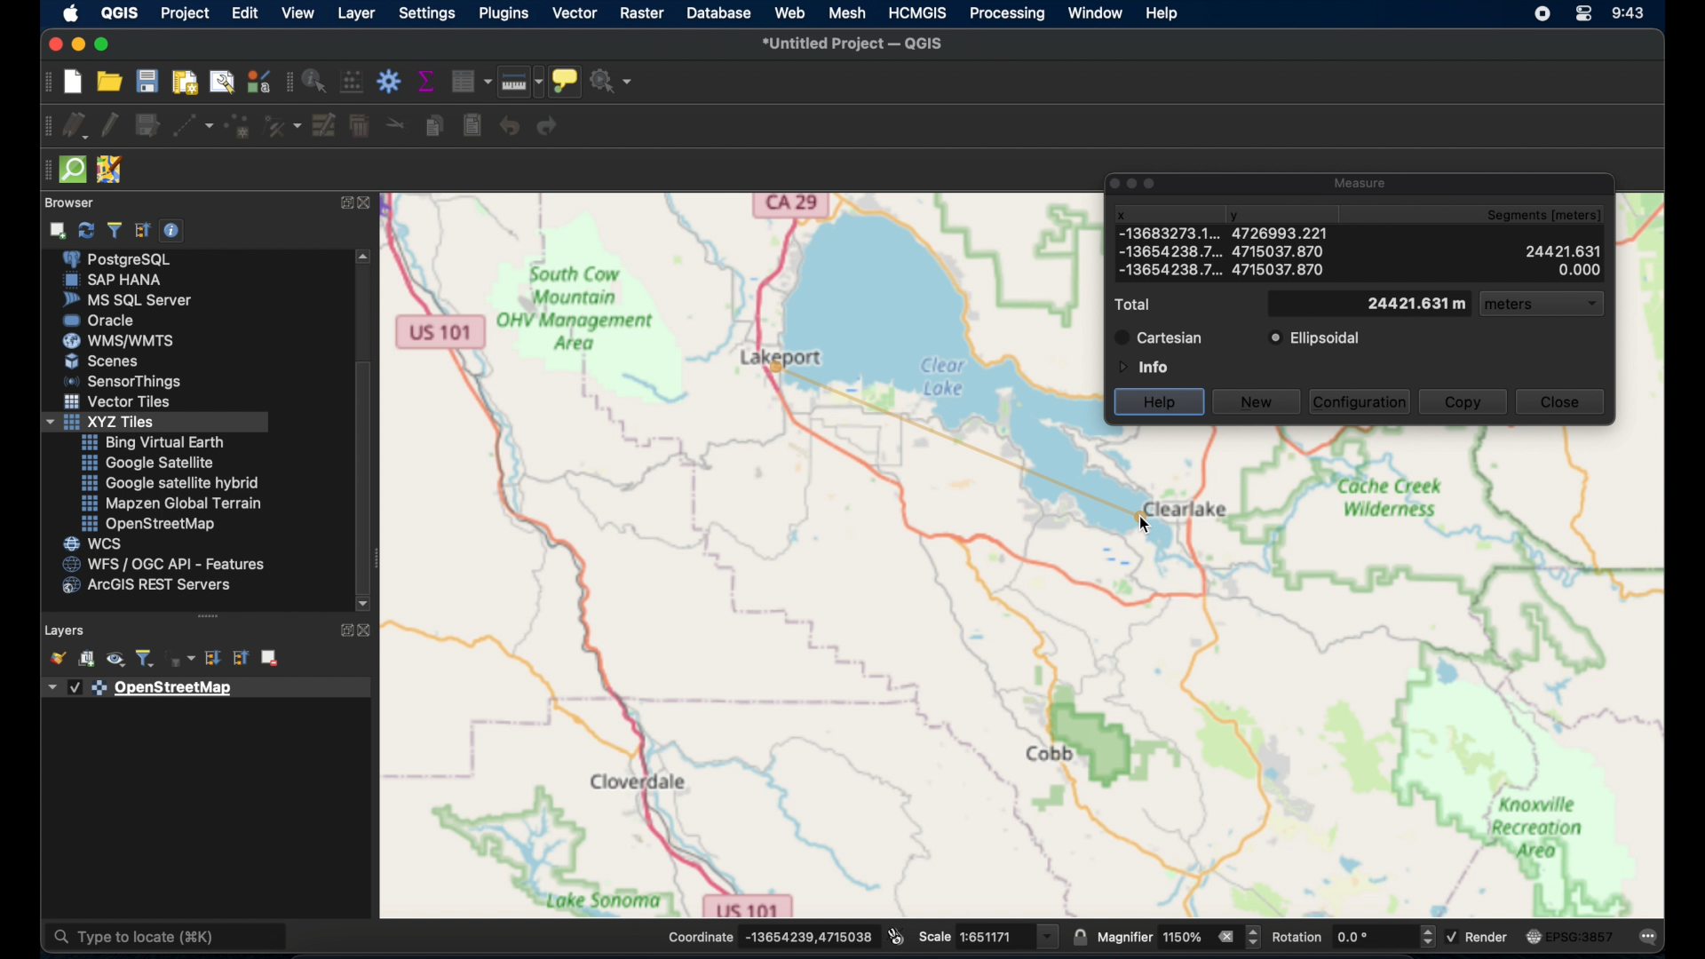 The image size is (1705, 959). I want to click on digitizing toolbar, so click(42, 130).